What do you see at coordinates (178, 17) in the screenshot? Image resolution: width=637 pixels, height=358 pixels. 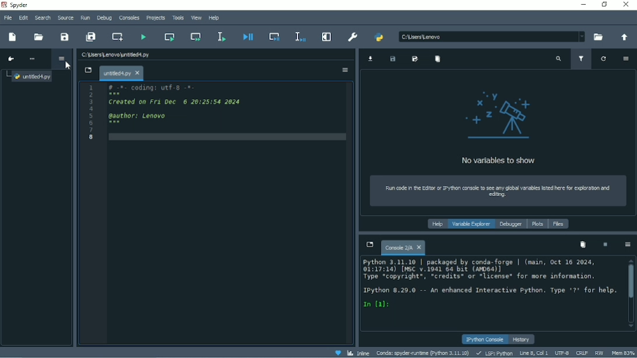 I see `Tools` at bounding box center [178, 17].